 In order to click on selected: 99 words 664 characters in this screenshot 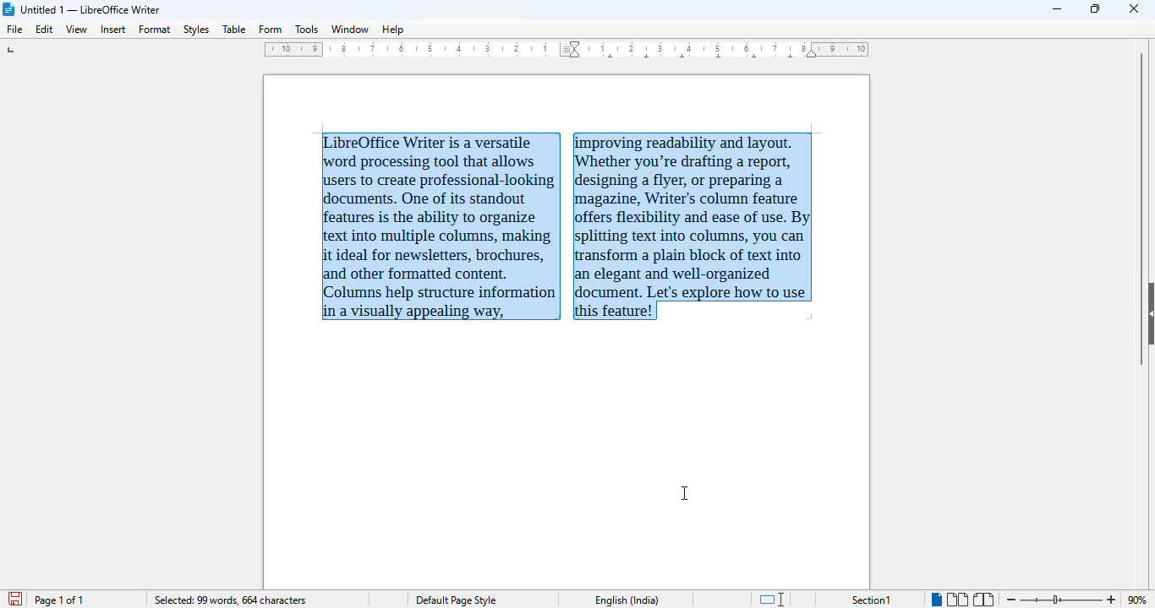, I will do `click(236, 600)`.